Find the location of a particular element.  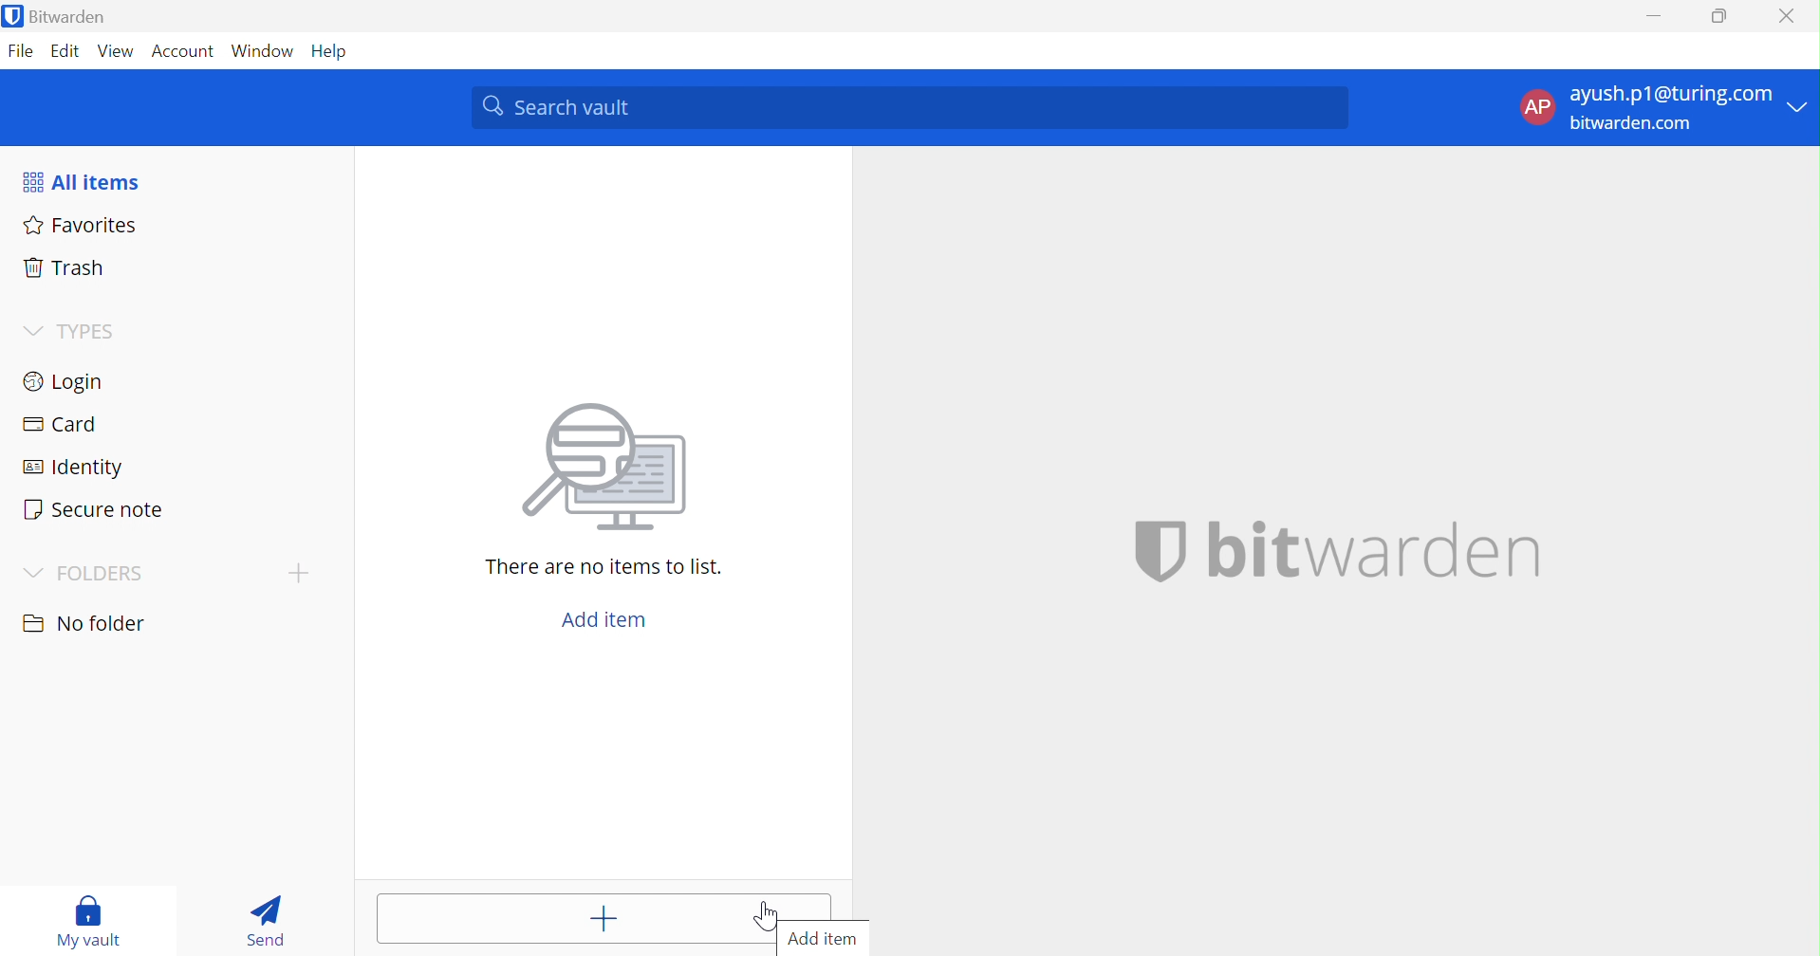

Secure note is located at coordinates (96, 512).